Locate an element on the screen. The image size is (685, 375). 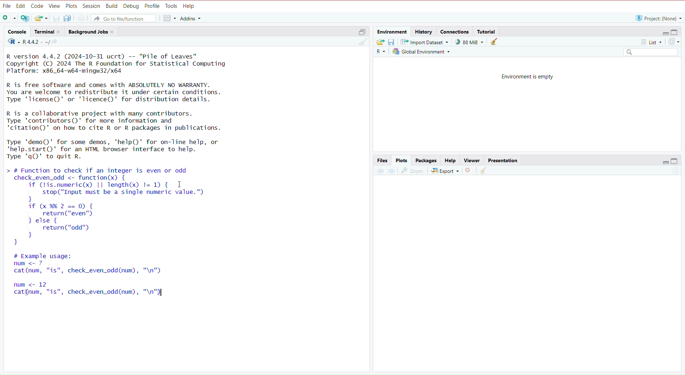
code is located at coordinates (37, 6).